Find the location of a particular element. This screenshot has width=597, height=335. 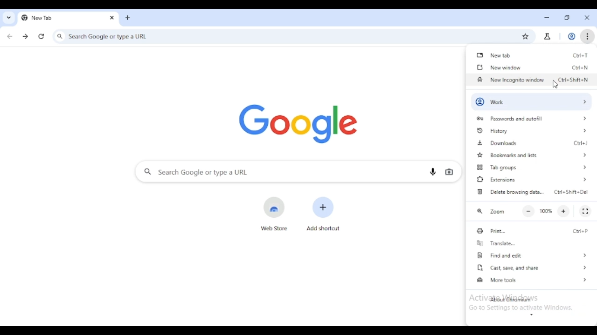

find an edit is located at coordinates (532, 255).